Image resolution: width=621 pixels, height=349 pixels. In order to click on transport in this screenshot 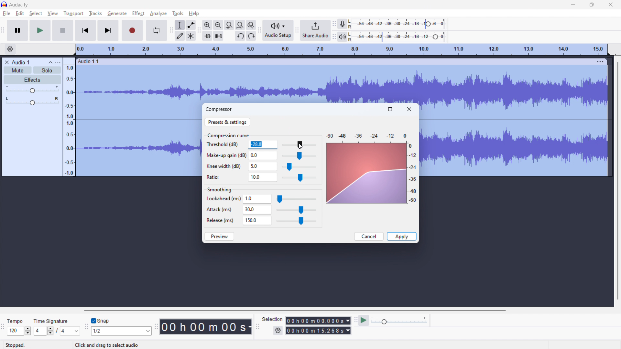, I will do `click(73, 14)`.